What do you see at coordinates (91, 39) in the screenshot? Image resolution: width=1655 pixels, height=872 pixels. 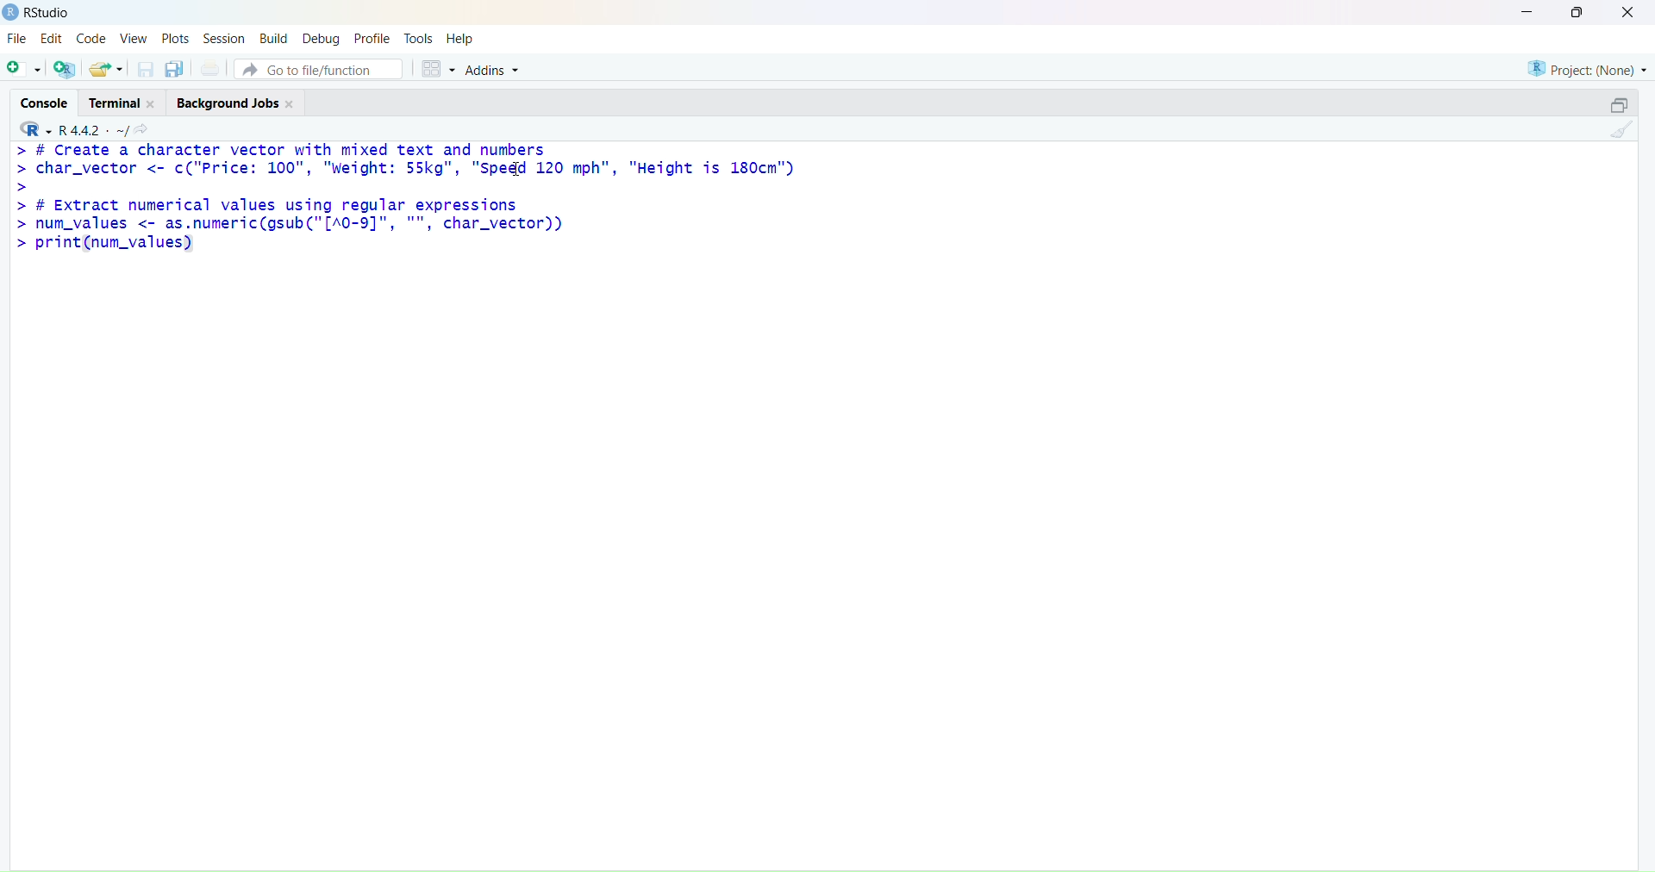 I see `code` at bounding box center [91, 39].